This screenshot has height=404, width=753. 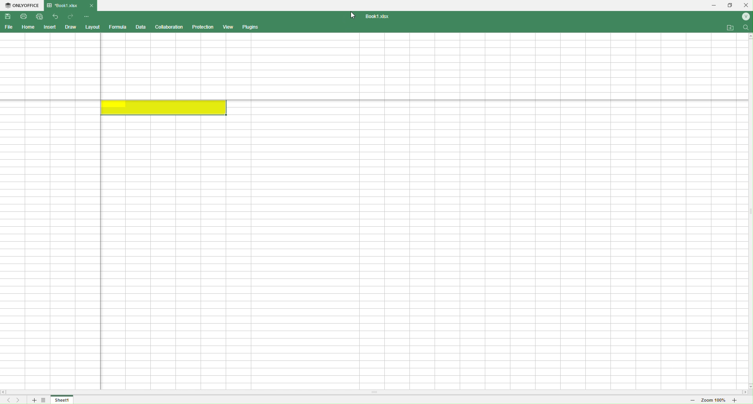 What do you see at coordinates (141, 28) in the screenshot?
I see `Data` at bounding box center [141, 28].